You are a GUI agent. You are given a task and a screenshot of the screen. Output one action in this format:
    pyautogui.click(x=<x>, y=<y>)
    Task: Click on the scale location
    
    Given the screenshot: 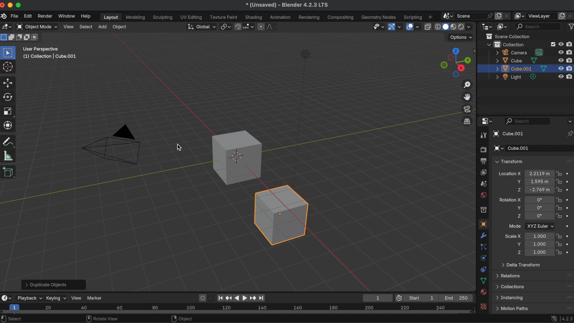 What is the action you would take?
    pyautogui.click(x=538, y=252)
    